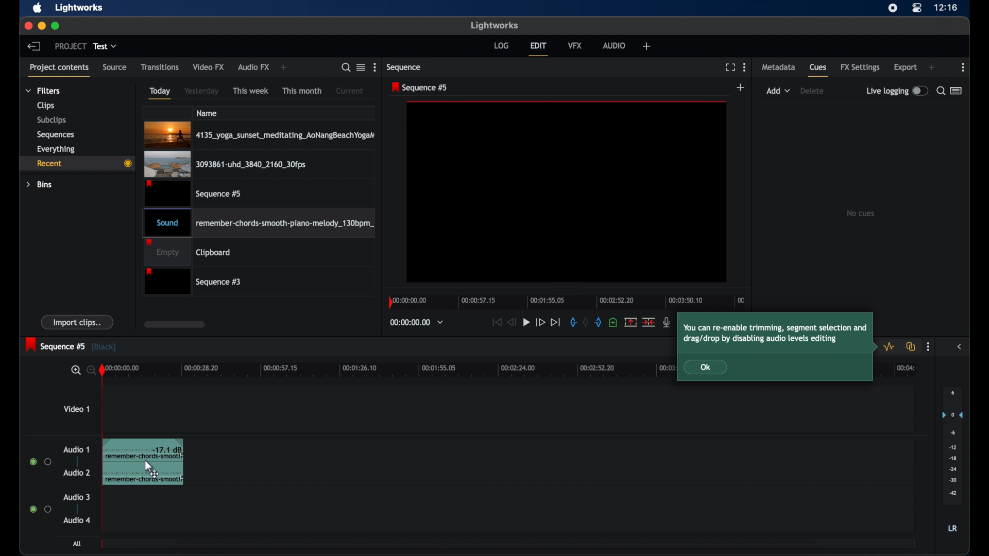 Image resolution: width=989 pixels, height=556 pixels. What do you see at coordinates (260, 134) in the screenshot?
I see `4135_yoga_sunset_meditating_AoNangBeachYogaN` at bounding box center [260, 134].